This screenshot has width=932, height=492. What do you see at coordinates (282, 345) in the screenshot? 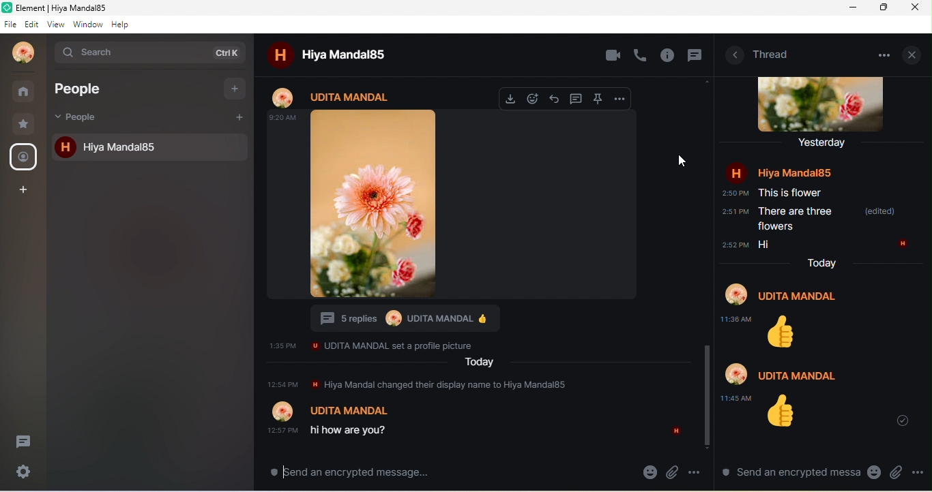
I see `1:35 PM` at bounding box center [282, 345].